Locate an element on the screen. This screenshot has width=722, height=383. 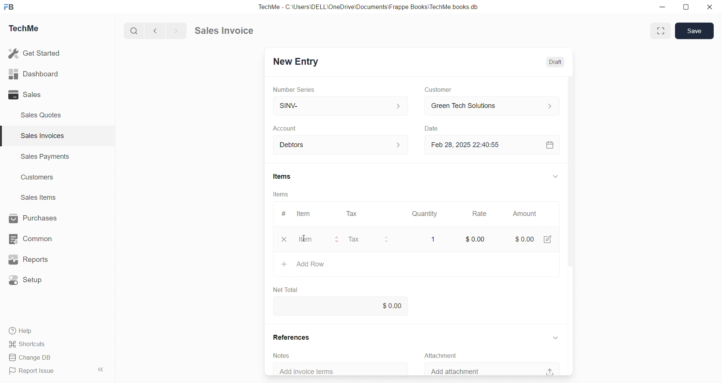
resize is located at coordinates (686, 8).